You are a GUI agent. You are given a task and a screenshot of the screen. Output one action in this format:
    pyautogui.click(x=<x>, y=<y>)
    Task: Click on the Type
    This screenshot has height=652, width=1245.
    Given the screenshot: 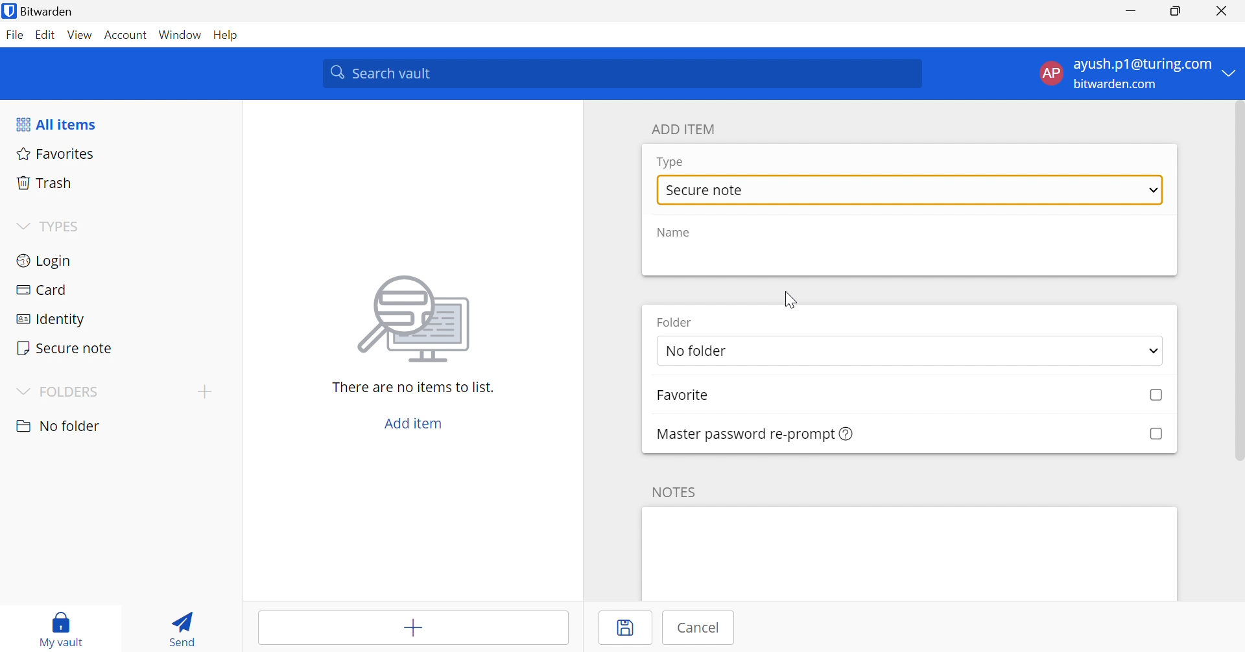 What is the action you would take?
    pyautogui.click(x=671, y=163)
    